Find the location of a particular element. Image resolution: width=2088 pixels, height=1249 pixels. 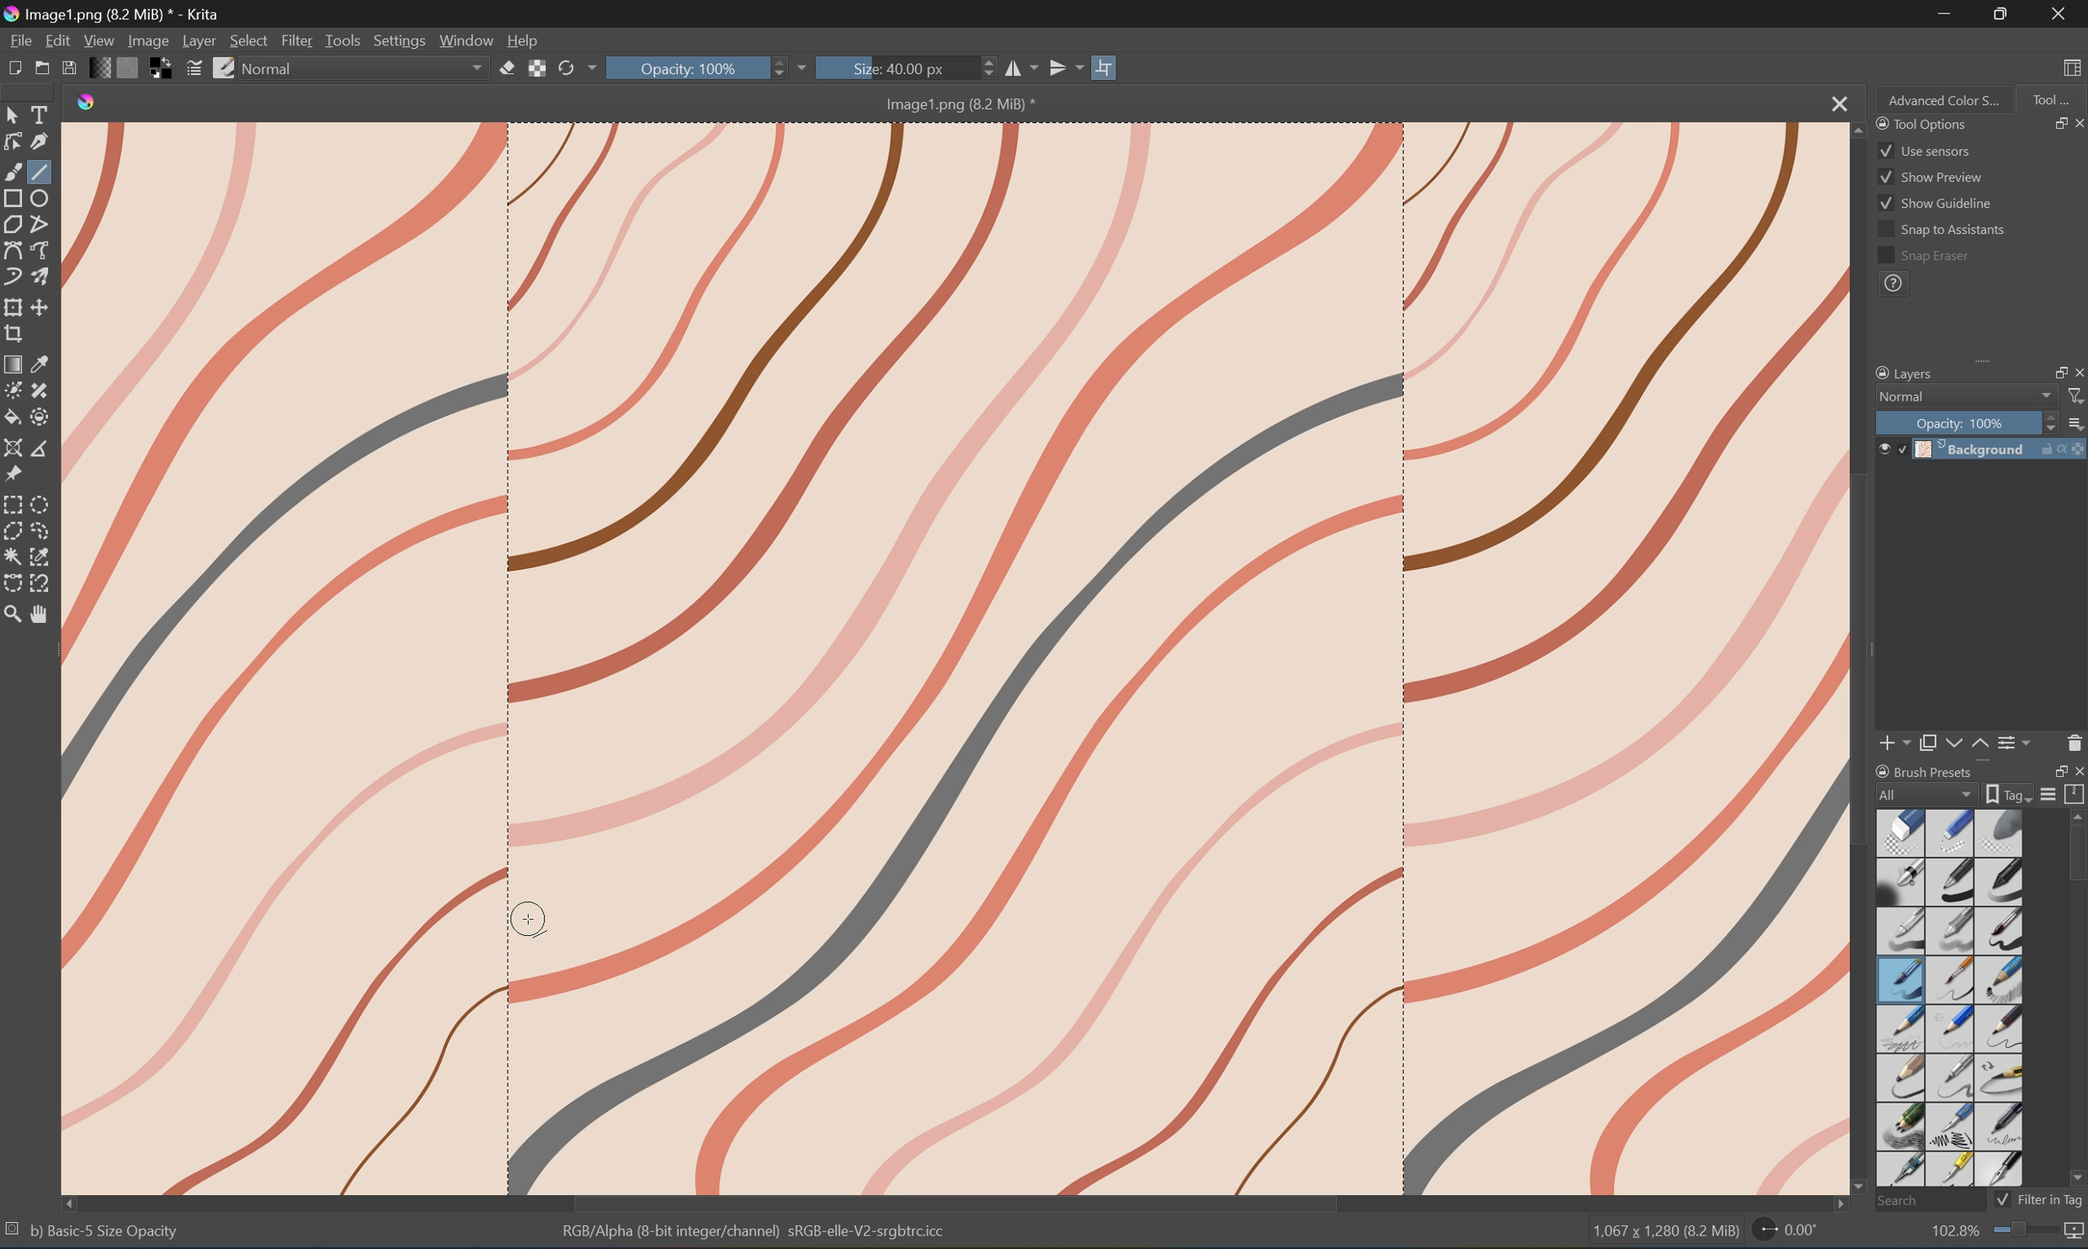

Storage resources is located at coordinates (2075, 794).